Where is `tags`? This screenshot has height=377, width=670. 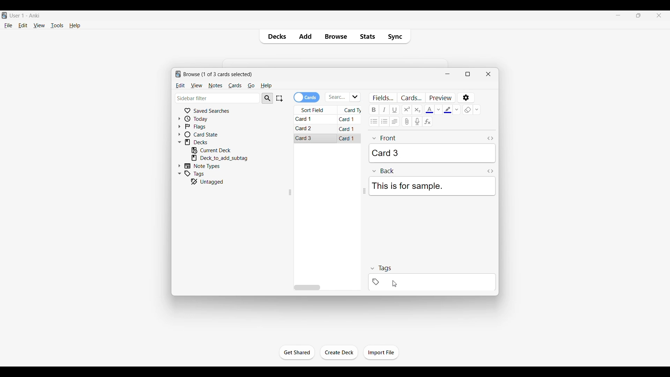 tags is located at coordinates (381, 268).